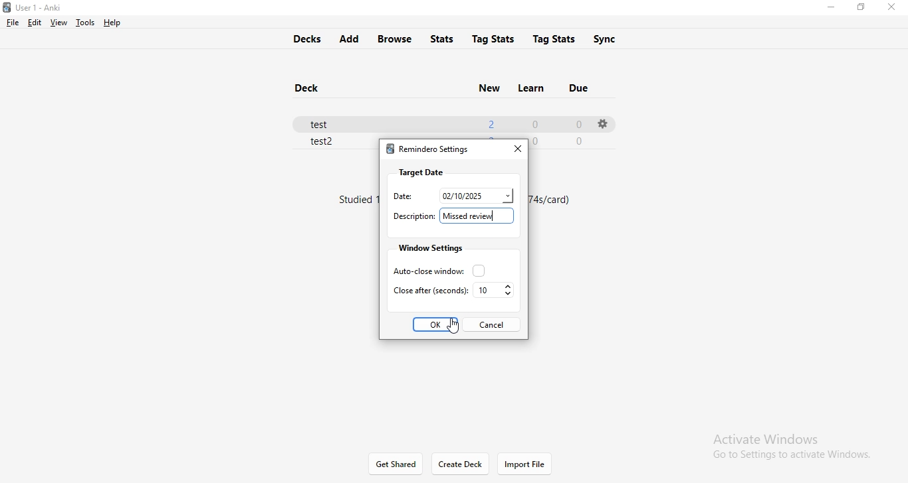 This screenshot has height=483, width=908. Describe the element at coordinates (555, 200) in the screenshot. I see `text` at that location.